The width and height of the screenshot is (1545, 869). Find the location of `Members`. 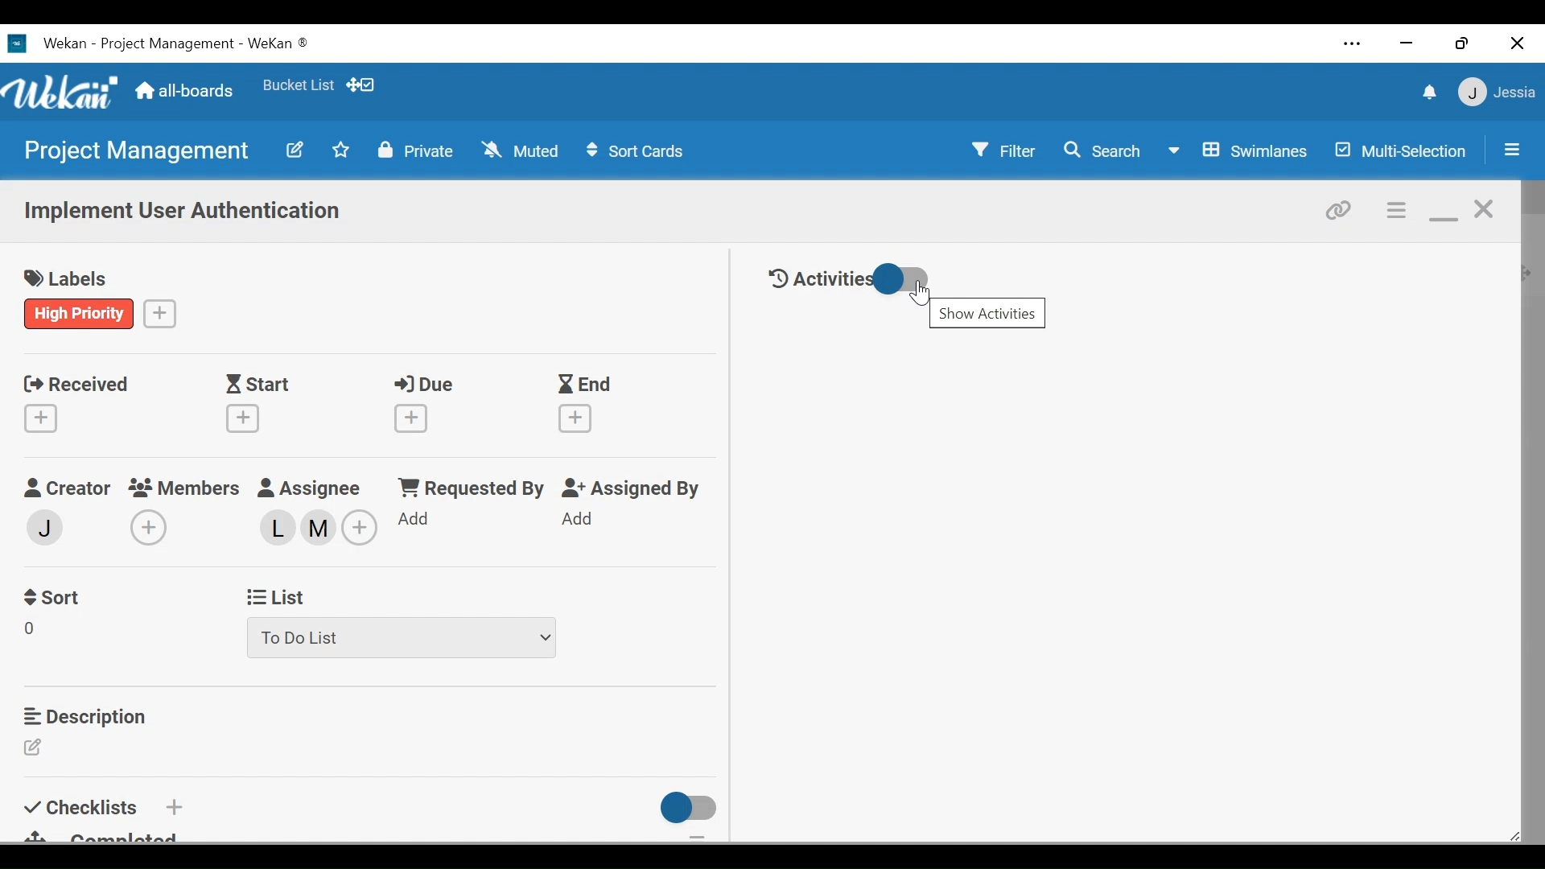

Members is located at coordinates (185, 487).